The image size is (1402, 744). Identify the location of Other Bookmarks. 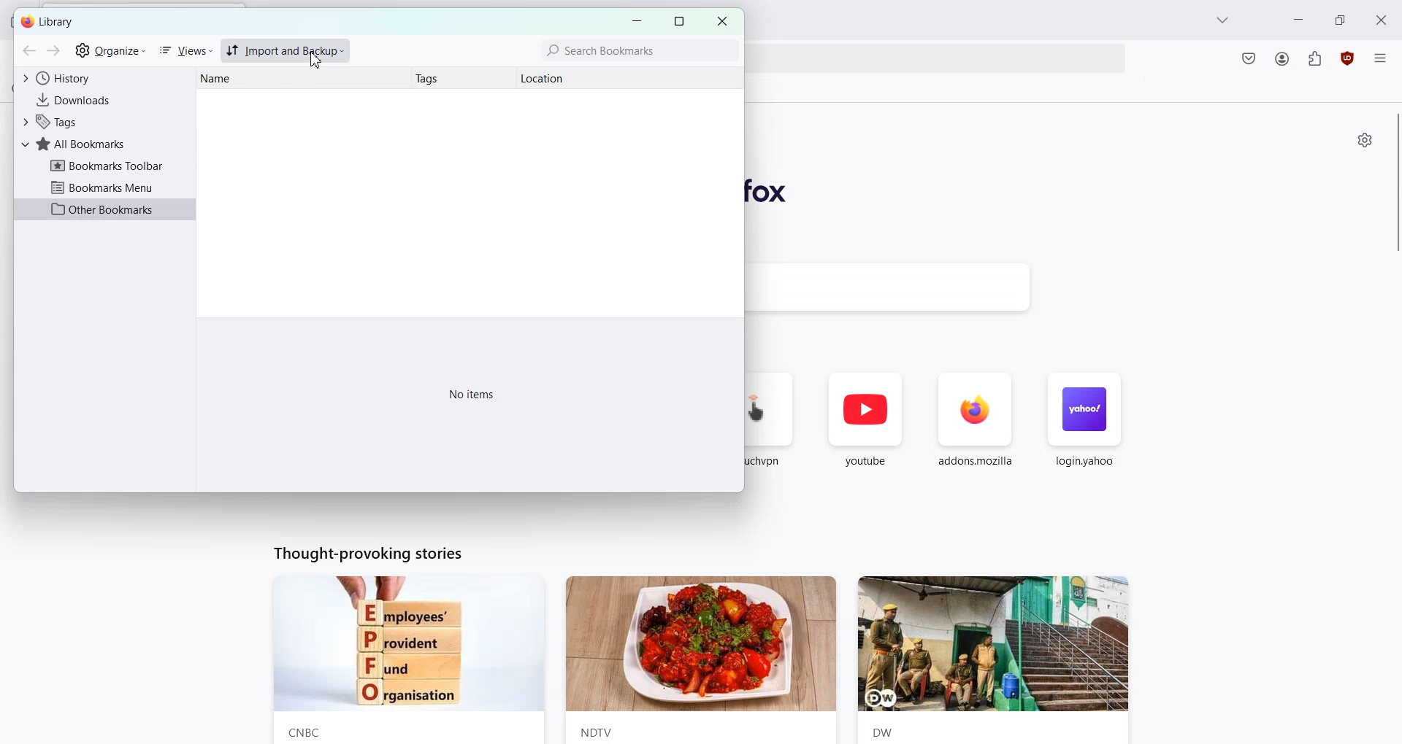
(107, 209).